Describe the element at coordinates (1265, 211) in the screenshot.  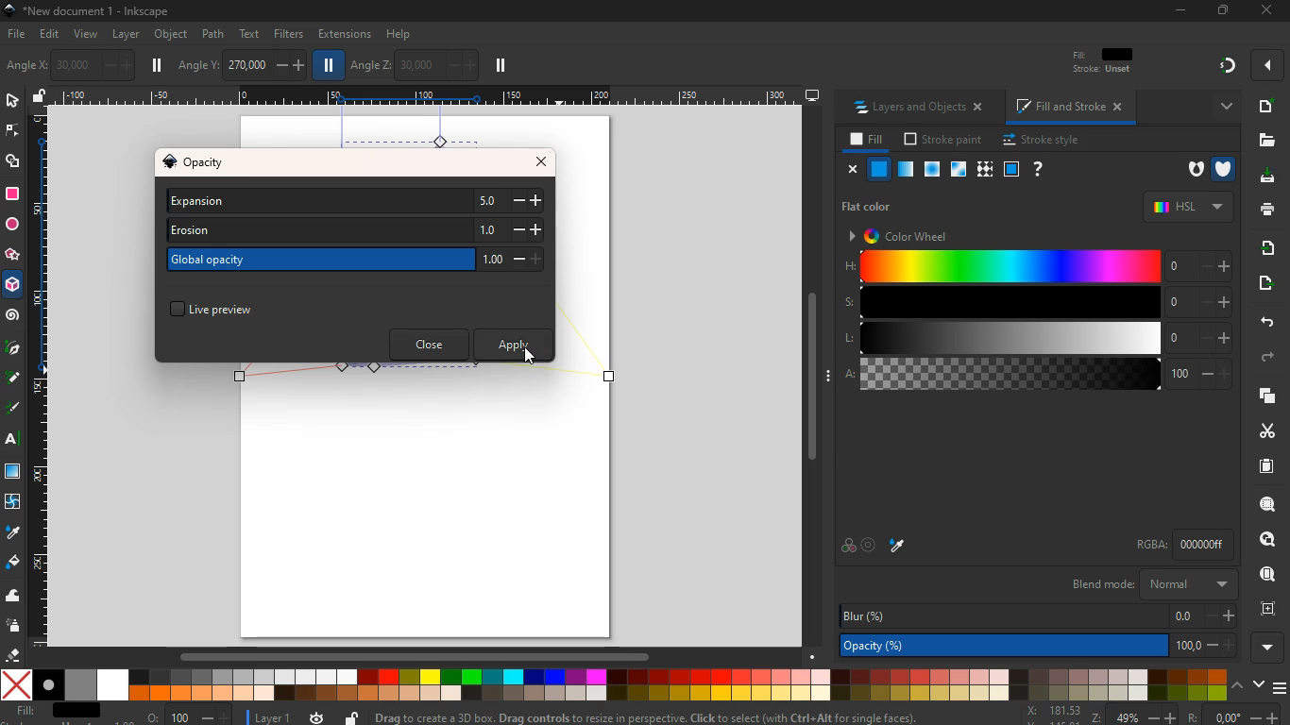
I see `print` at that location.